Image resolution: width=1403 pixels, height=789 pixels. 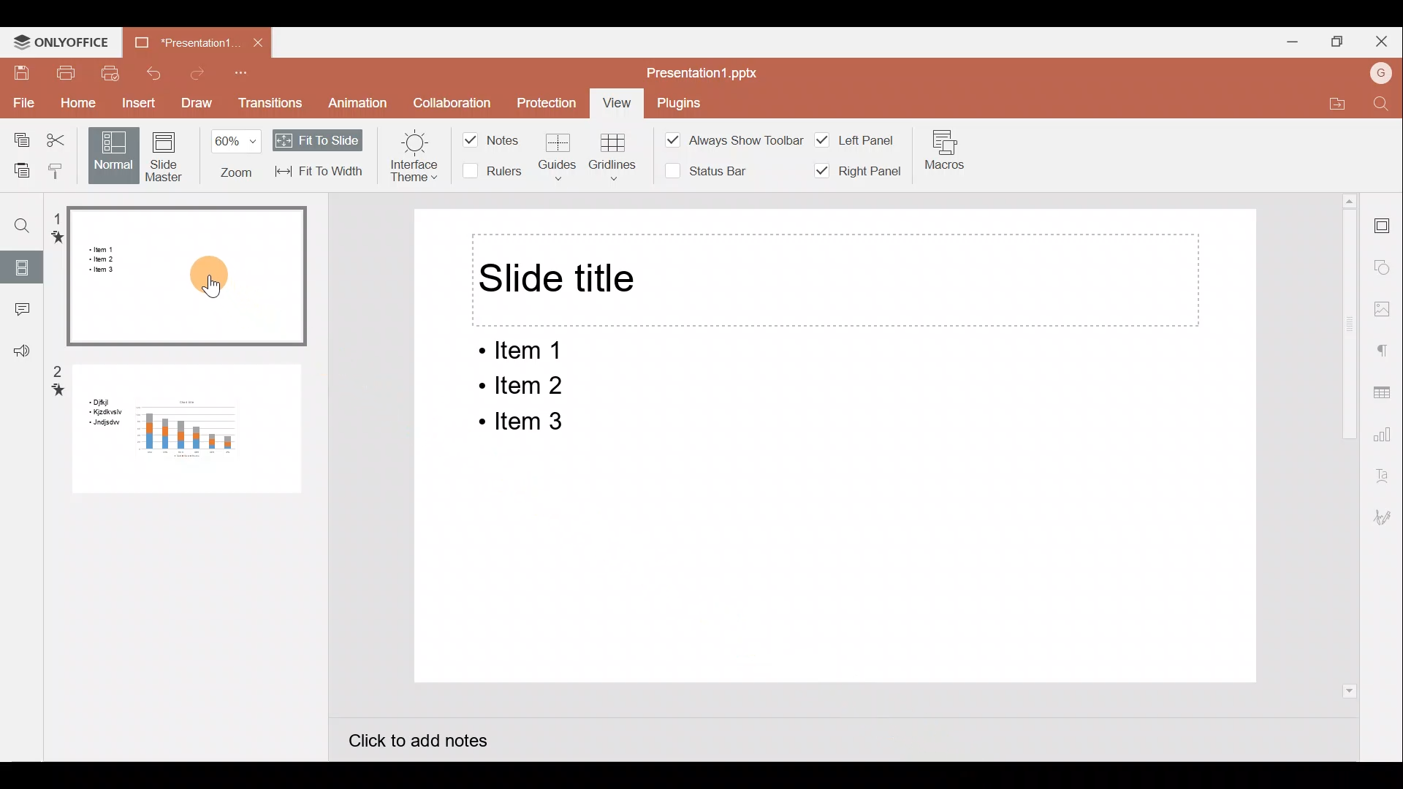 What do you see at coordinates (452, 93) in the screenshot?
I see `Collaboration` at bounding box center [452, 93].